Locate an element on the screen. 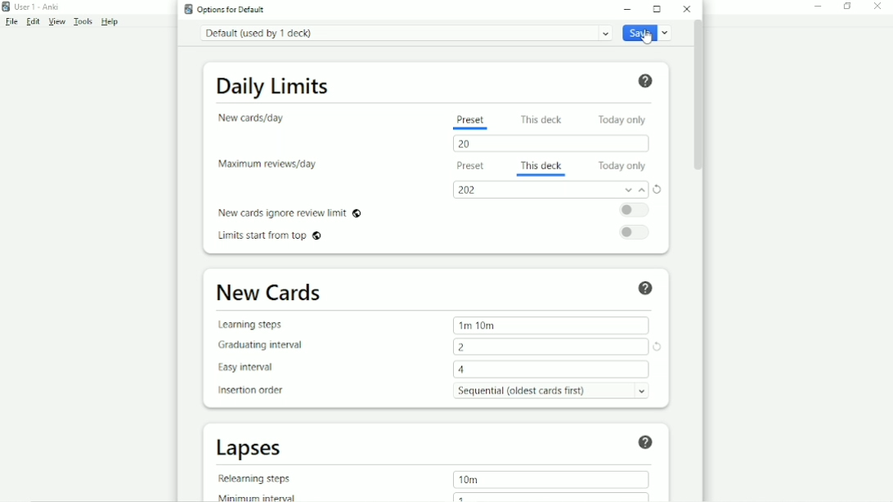  Today only is located at coordinates (623, 166).